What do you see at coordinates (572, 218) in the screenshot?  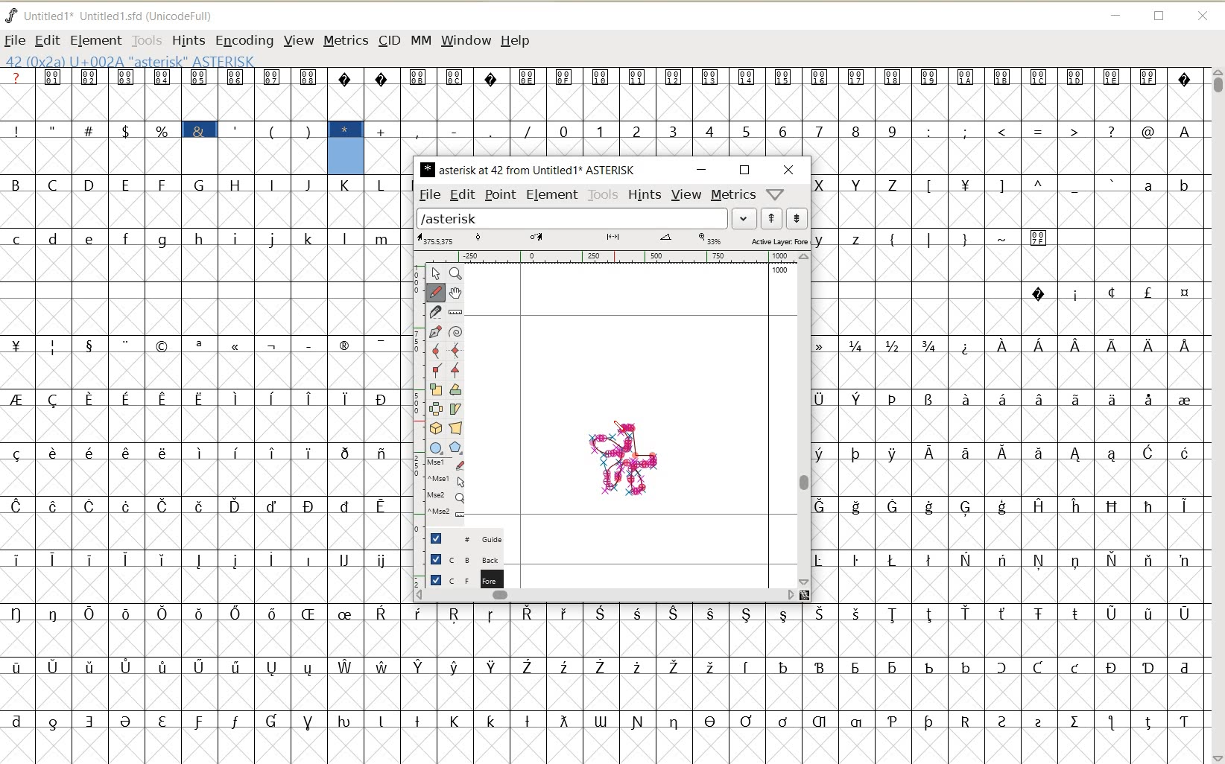 I see `load word list` at bounding box center [572, 218].